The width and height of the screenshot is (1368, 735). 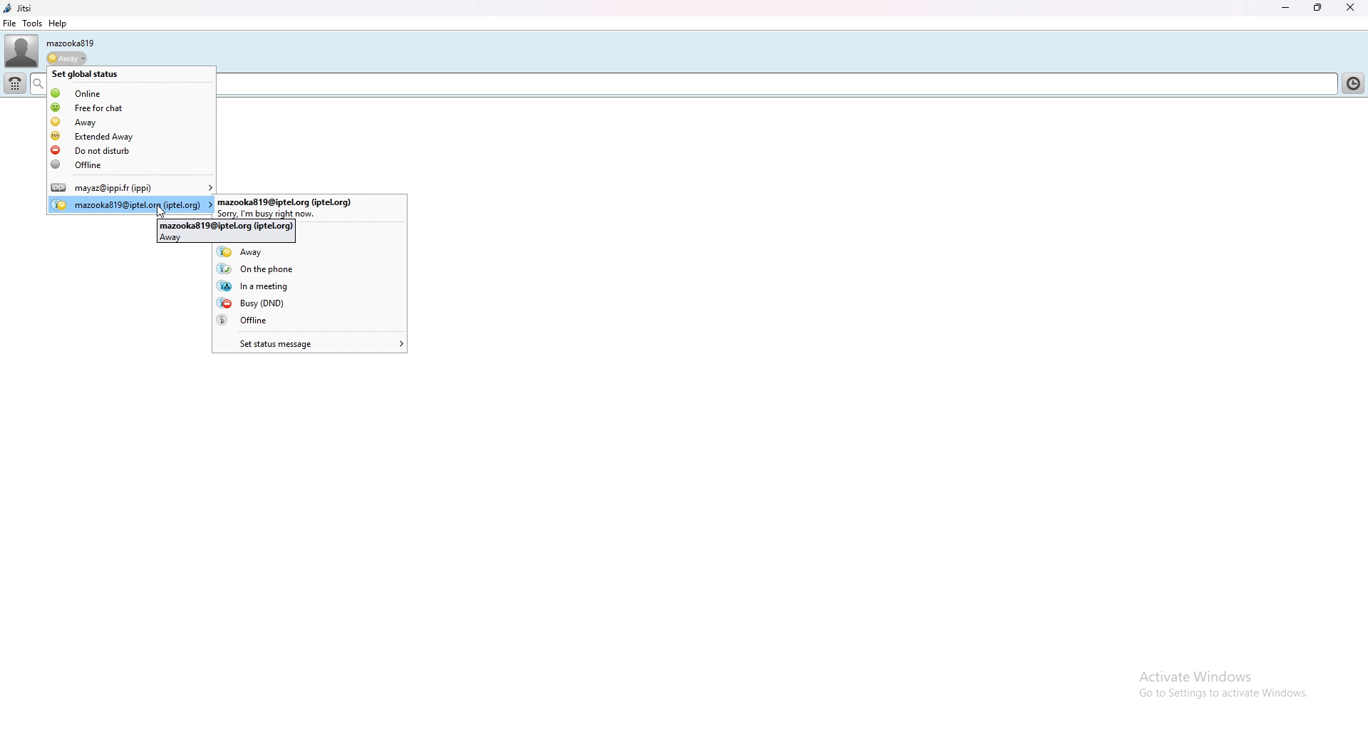 I want to click on in a meeting, so click(x=310, y=286).